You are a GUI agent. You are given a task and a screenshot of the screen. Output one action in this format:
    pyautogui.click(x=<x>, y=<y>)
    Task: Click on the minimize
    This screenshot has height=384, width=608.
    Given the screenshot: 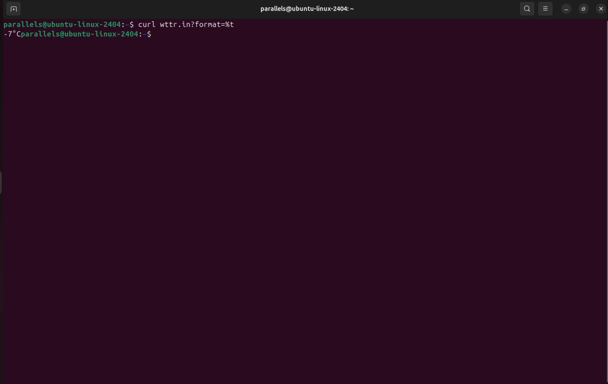 What is the action you would take?
    pyautogui.click(x=566, y=9)
    